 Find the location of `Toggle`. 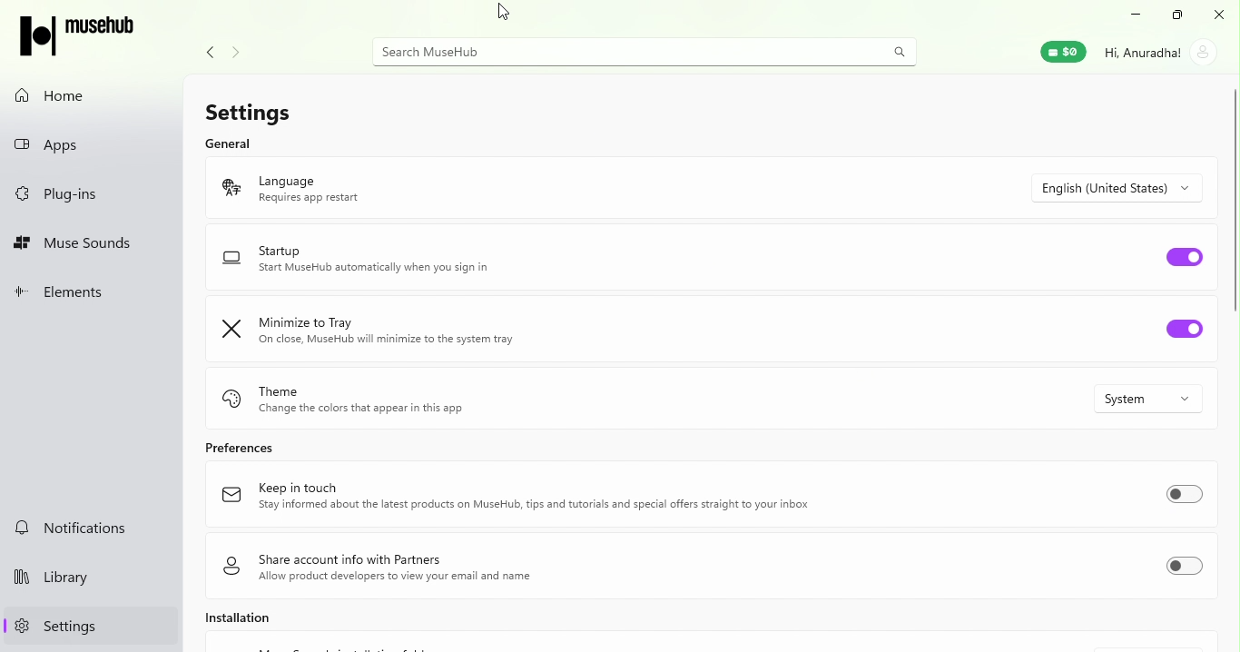

Toggle is located at coordinates (1186, 570).